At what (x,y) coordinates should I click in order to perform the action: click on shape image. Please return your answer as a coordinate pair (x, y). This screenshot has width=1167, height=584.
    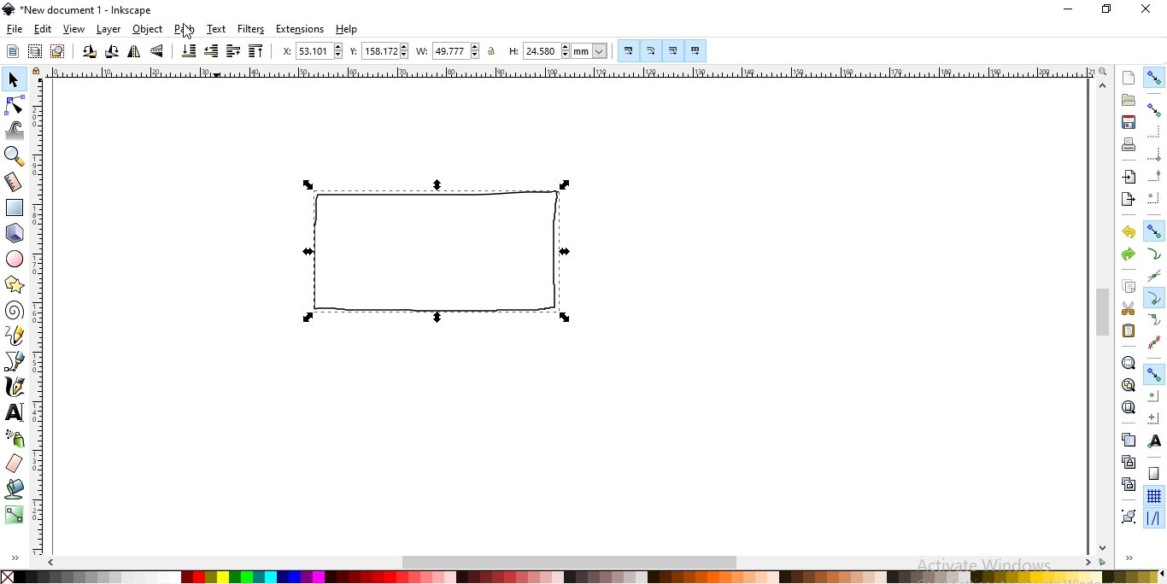
    Looking at the image, I should click on (444, 249).